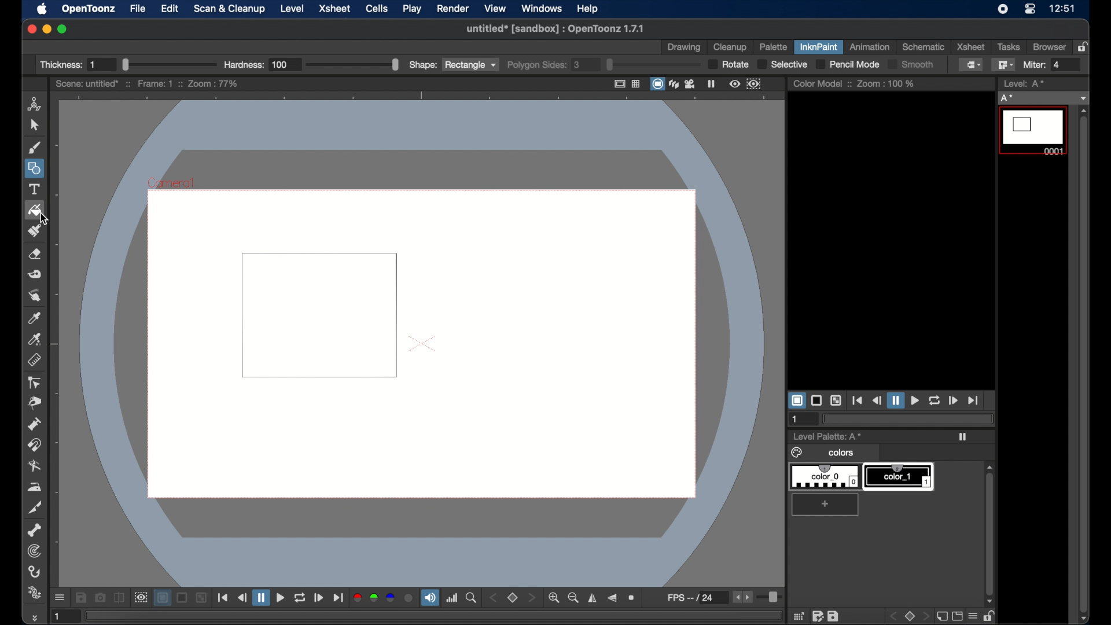 Image resolution: width=1111 pixels, height=625 pixels. Describe the element at coordinates (452, 65) in the screenshot. I see `shape` at that location.